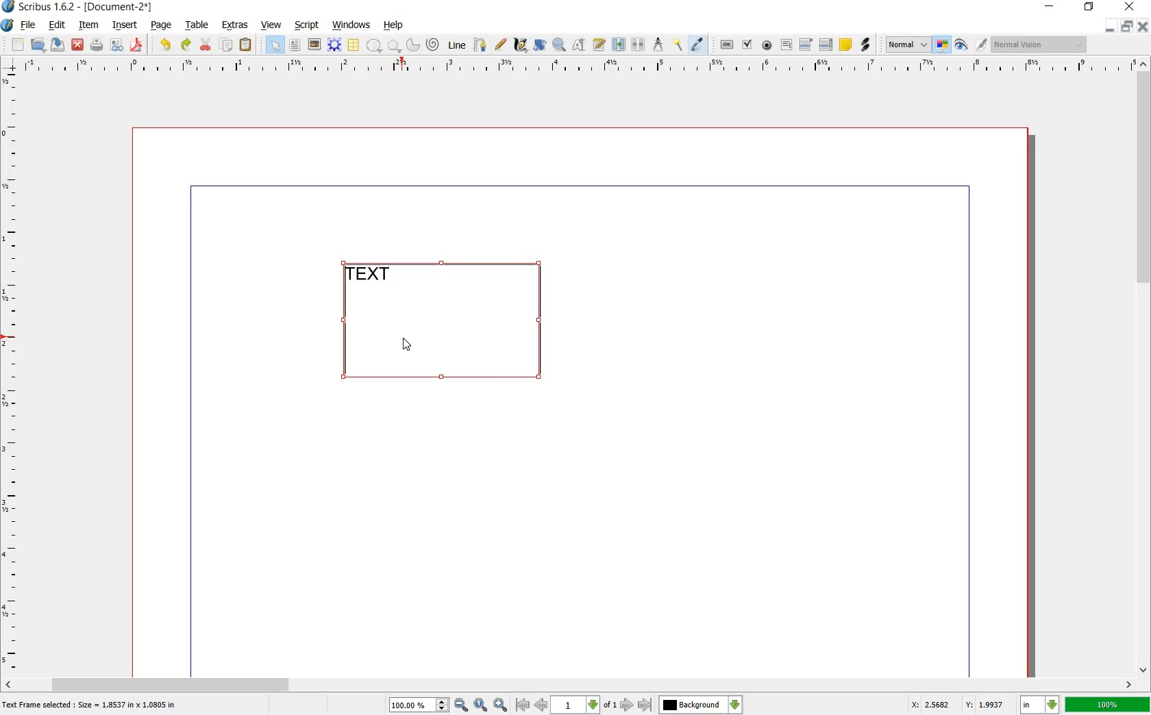 Image resolution: width=1151 pixels, height=715 pixels. Describe the element at coordinates (97, 45) in the screenshot. I see `print` at that location.